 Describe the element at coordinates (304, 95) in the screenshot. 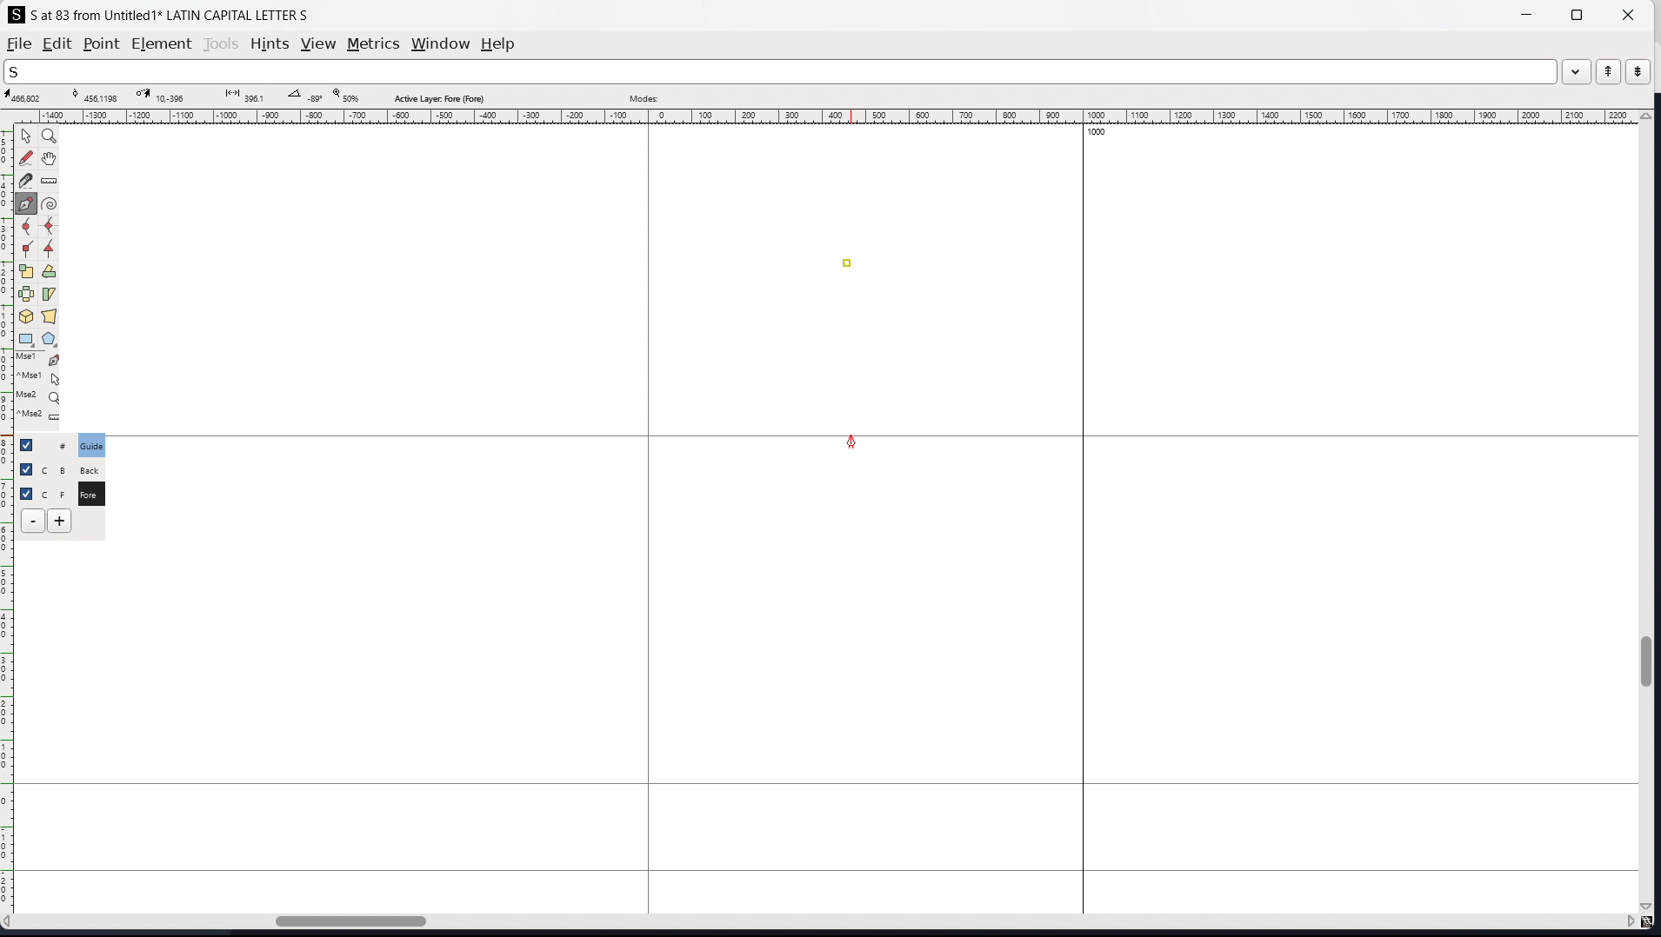

I see `angle between points` at that location.